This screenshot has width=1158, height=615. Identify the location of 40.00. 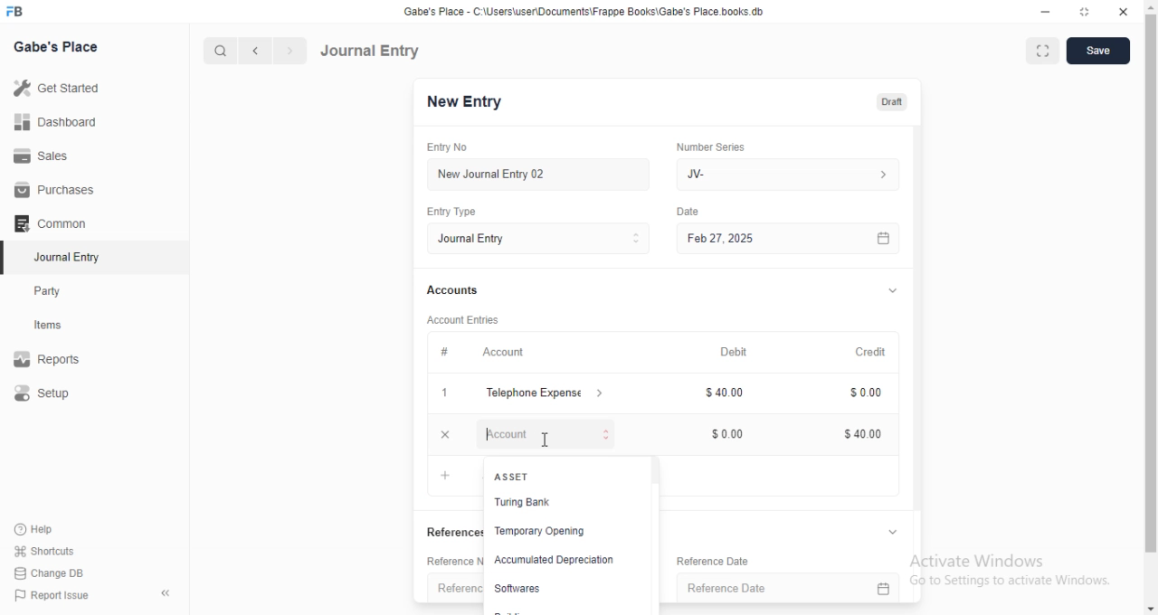
(862, 436).